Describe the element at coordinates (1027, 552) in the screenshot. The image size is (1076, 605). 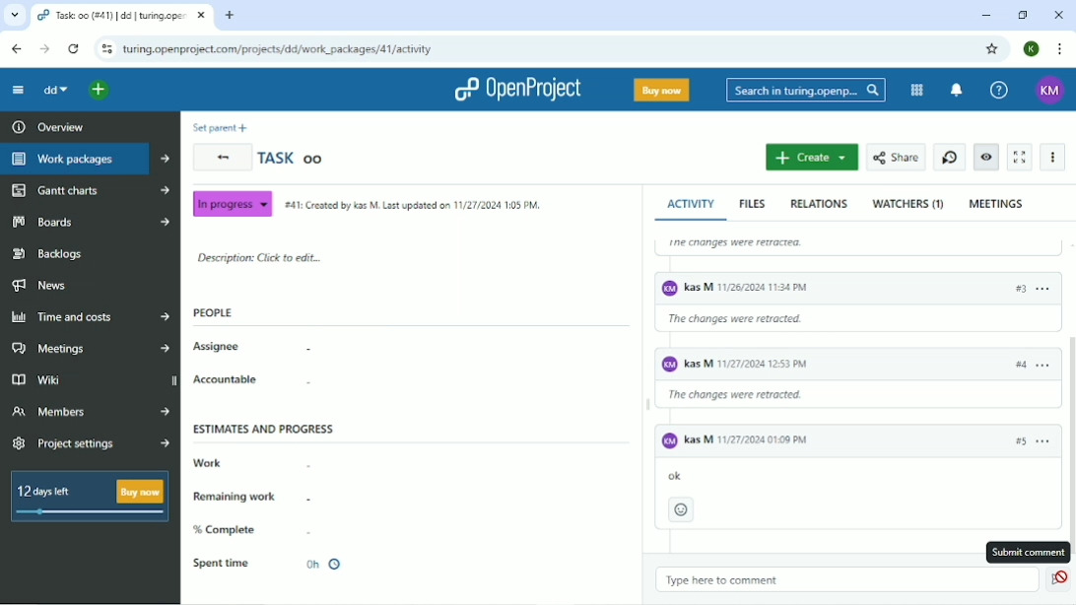
I see `Submit comment` at that location.